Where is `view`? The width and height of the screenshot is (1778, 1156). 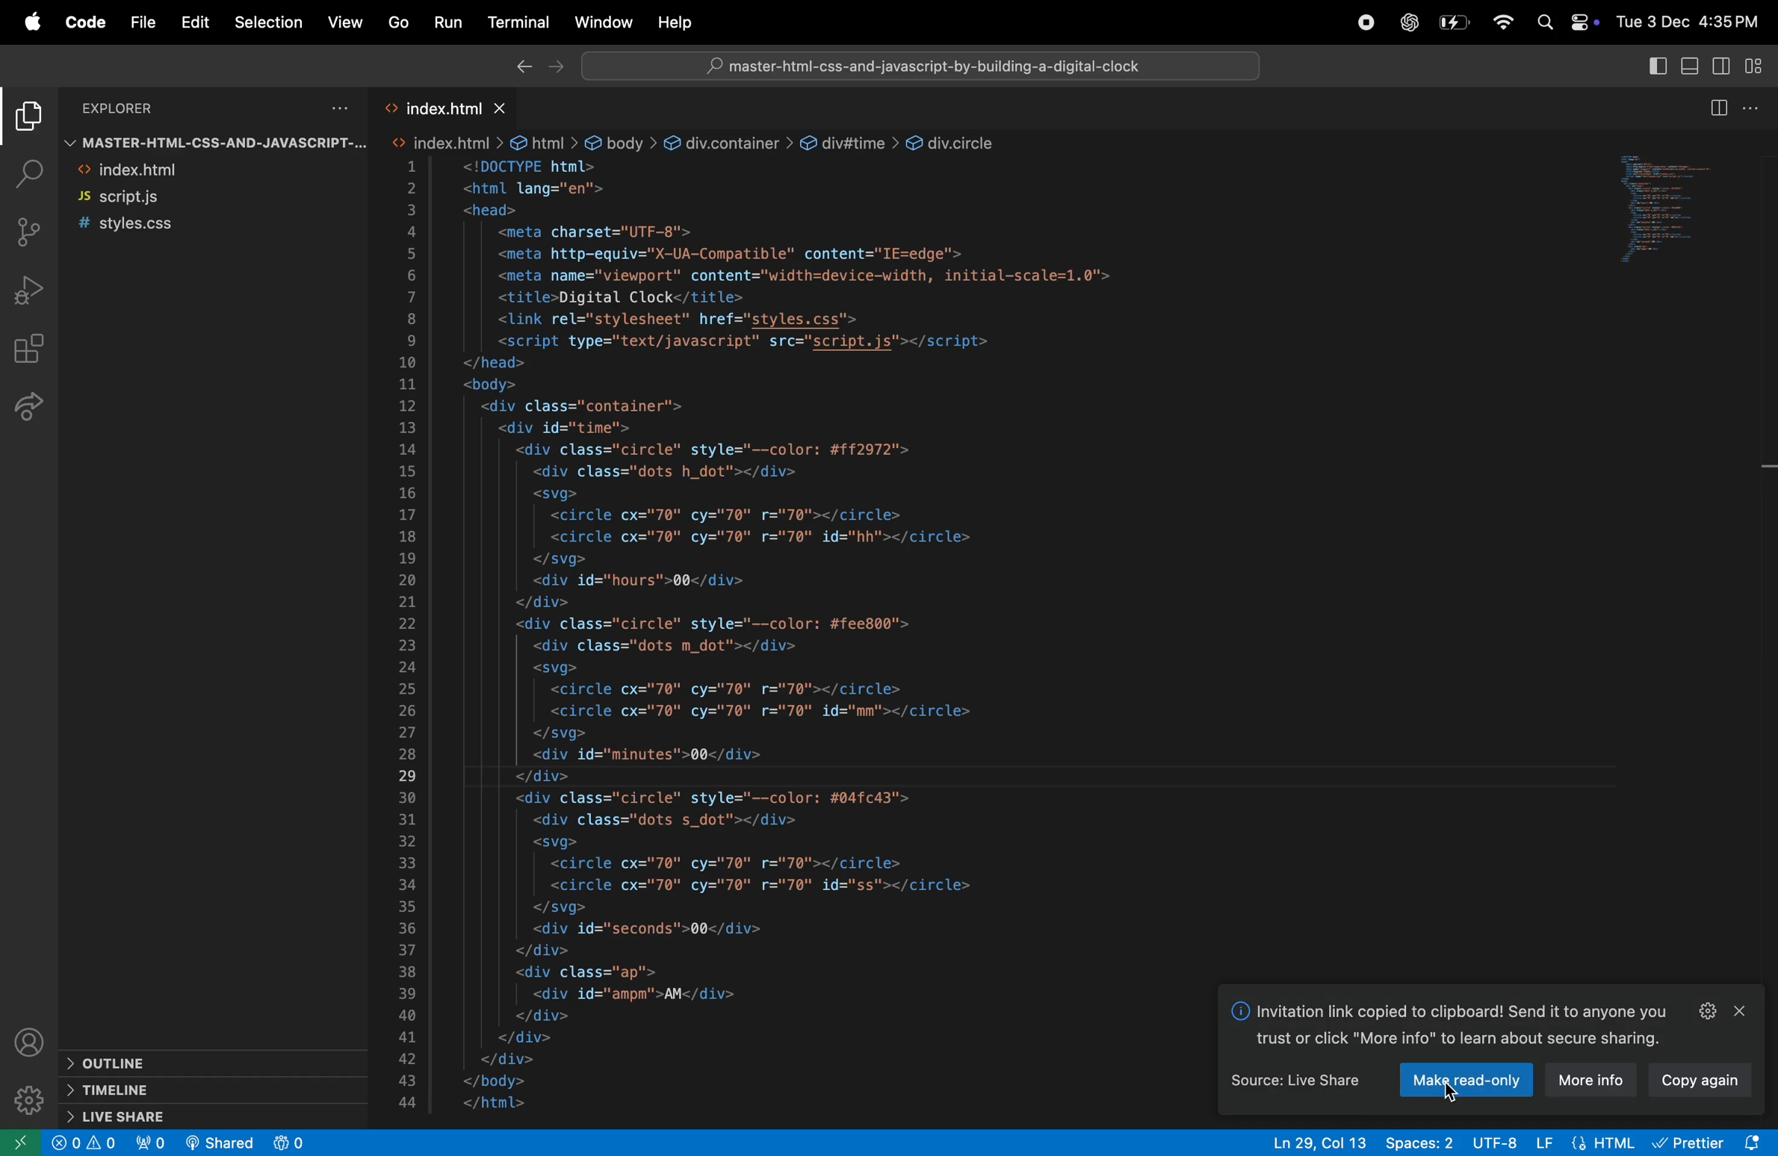 view is located at coordinates (346, 24).